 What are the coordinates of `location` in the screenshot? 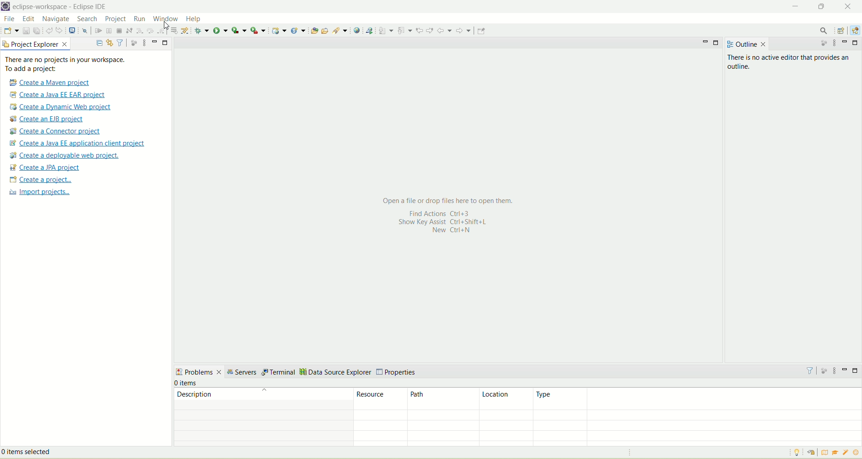 It's located at (506, 399).